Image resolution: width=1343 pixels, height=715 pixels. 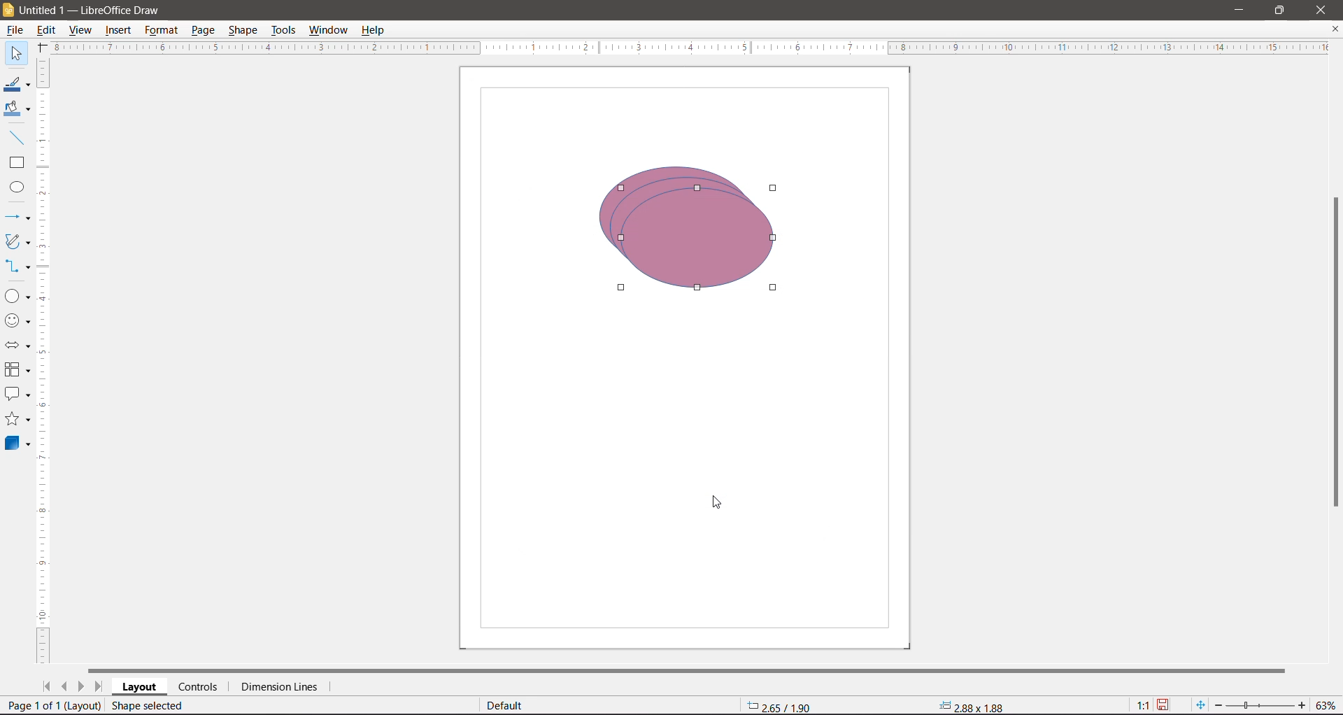 What do you see at coordinates (17, 393) in the screenshot?
I see `Callout Shapes` at bounding box center [17, 393].